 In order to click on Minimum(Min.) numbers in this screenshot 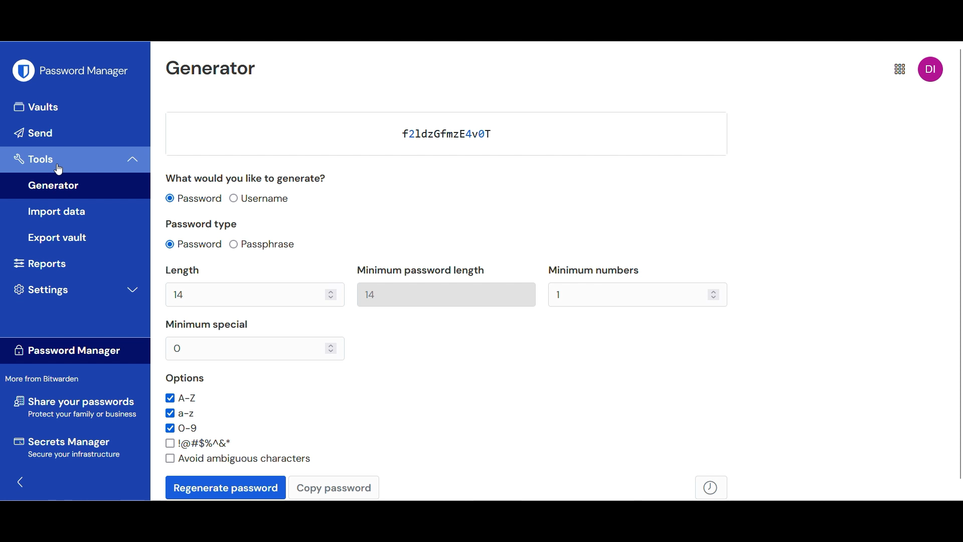, I will do `click(594, 270)`.